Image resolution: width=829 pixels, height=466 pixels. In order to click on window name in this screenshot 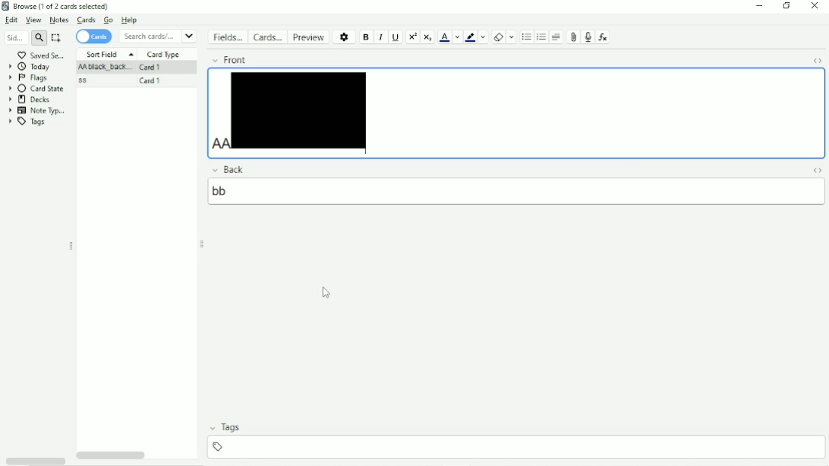, I will do `click(58, 6)`.